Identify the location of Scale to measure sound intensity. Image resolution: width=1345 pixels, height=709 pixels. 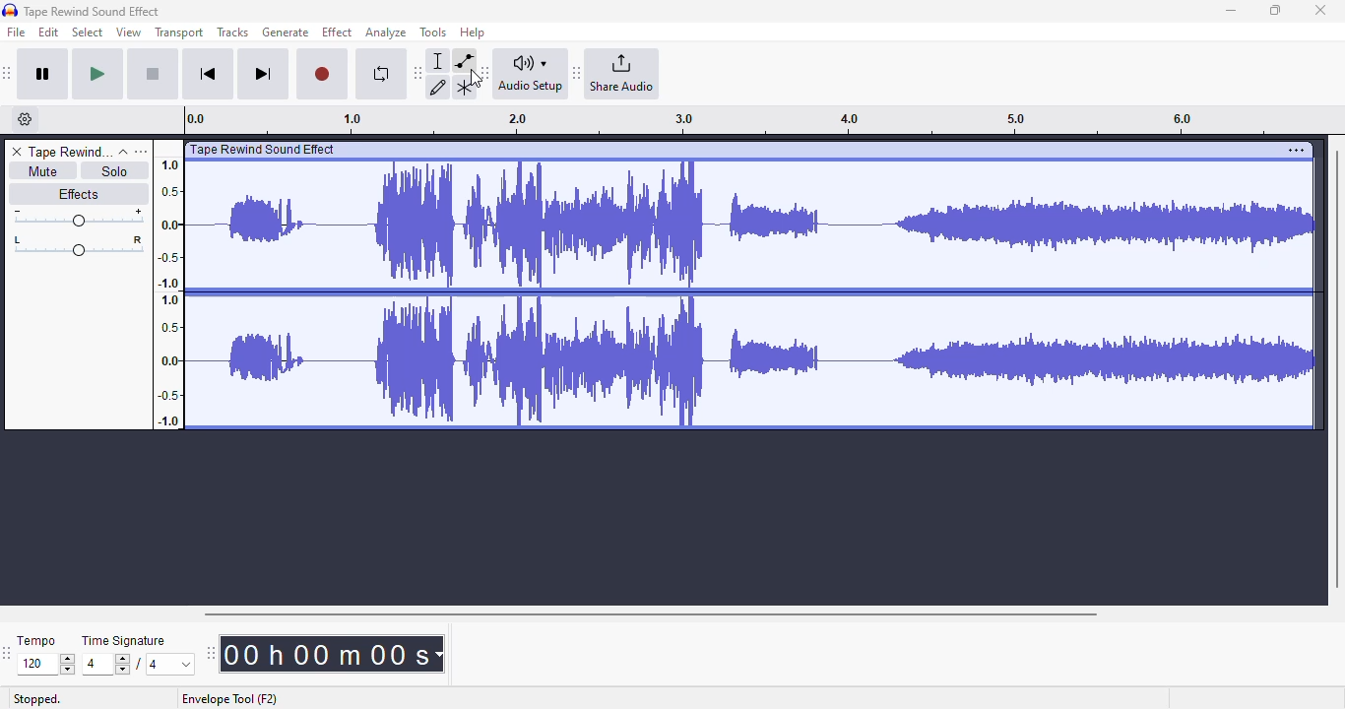
(169, 291).